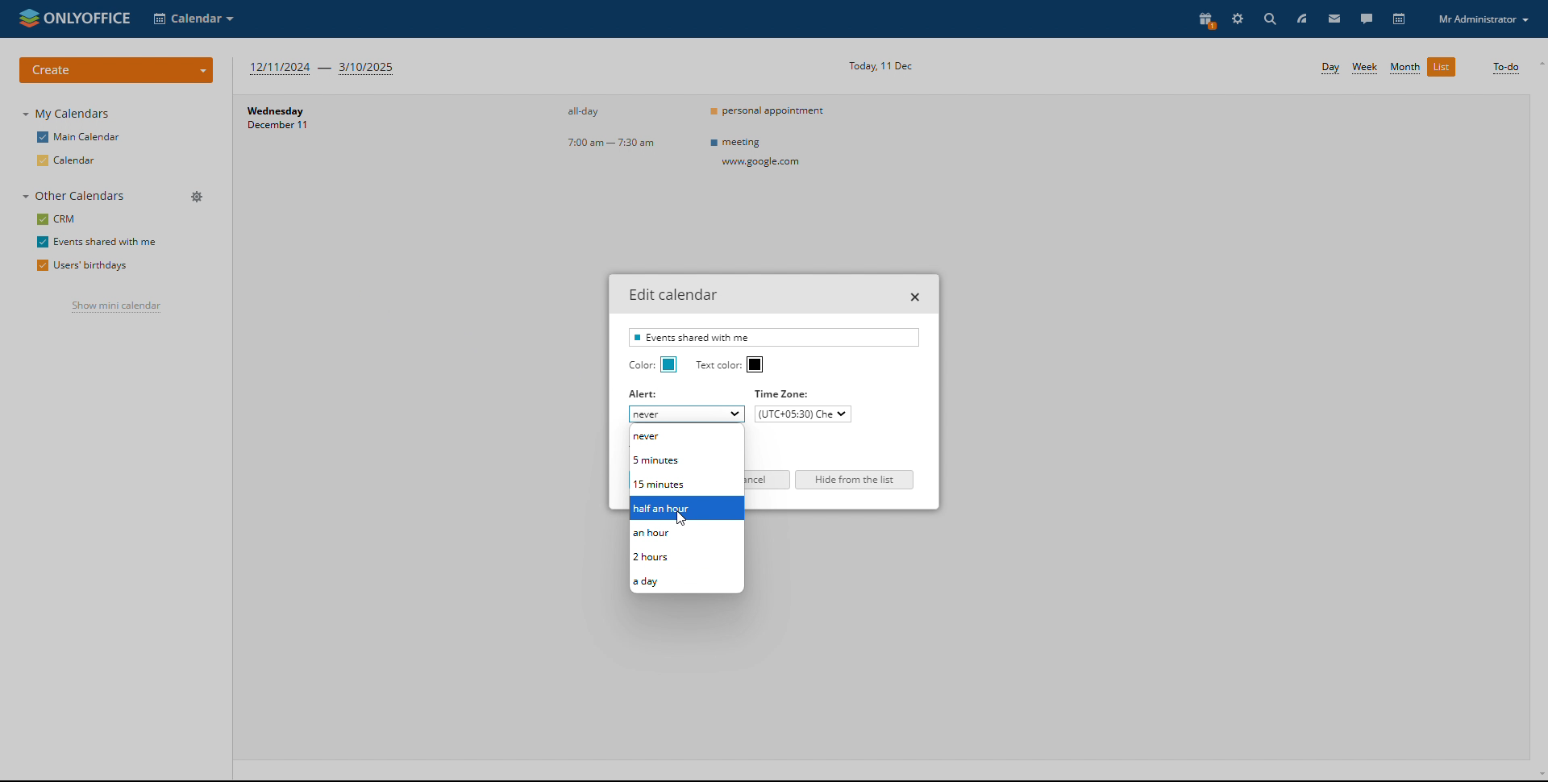  What do you see at coordinates (1404, 68) in the screenshot?
I see `month view` at bounding box center [1404, 68].